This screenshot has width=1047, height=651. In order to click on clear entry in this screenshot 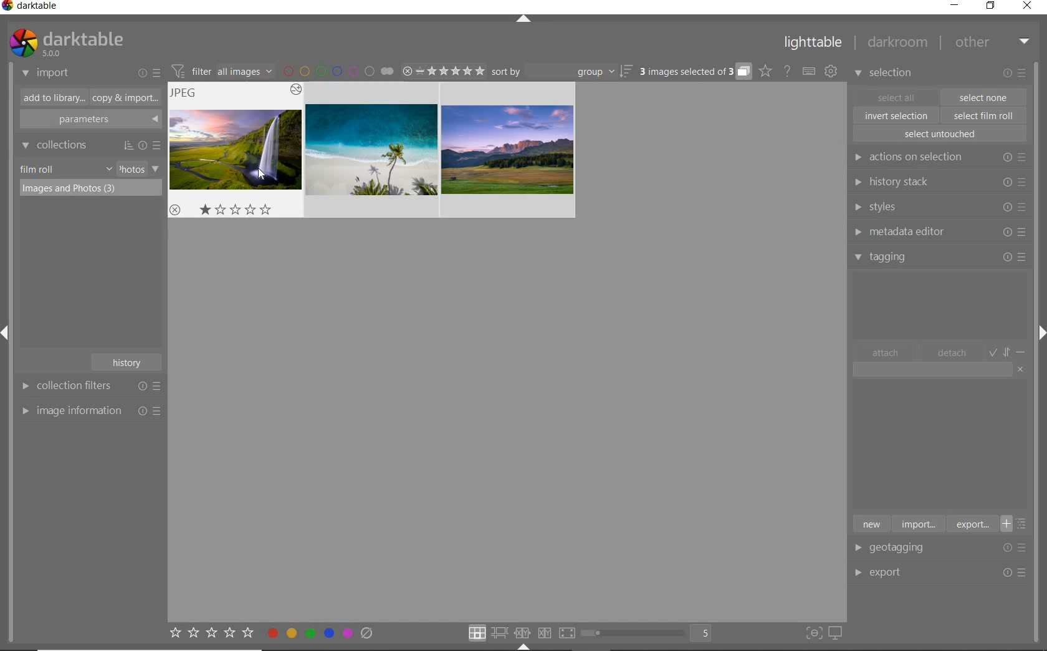, I will do `click(1021, 369)`.